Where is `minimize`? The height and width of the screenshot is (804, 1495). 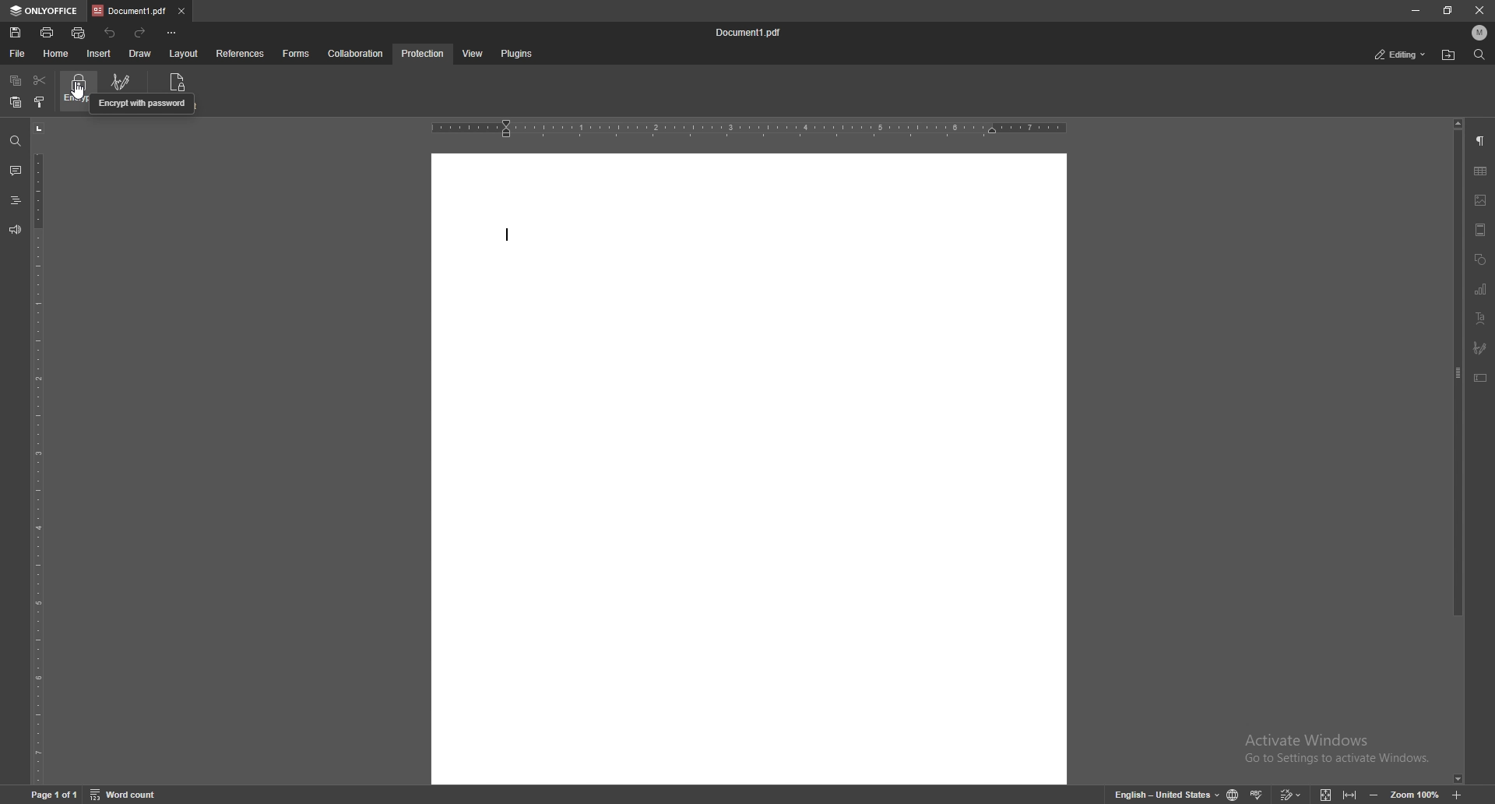
minimize is located at coordinates (1415, 10).